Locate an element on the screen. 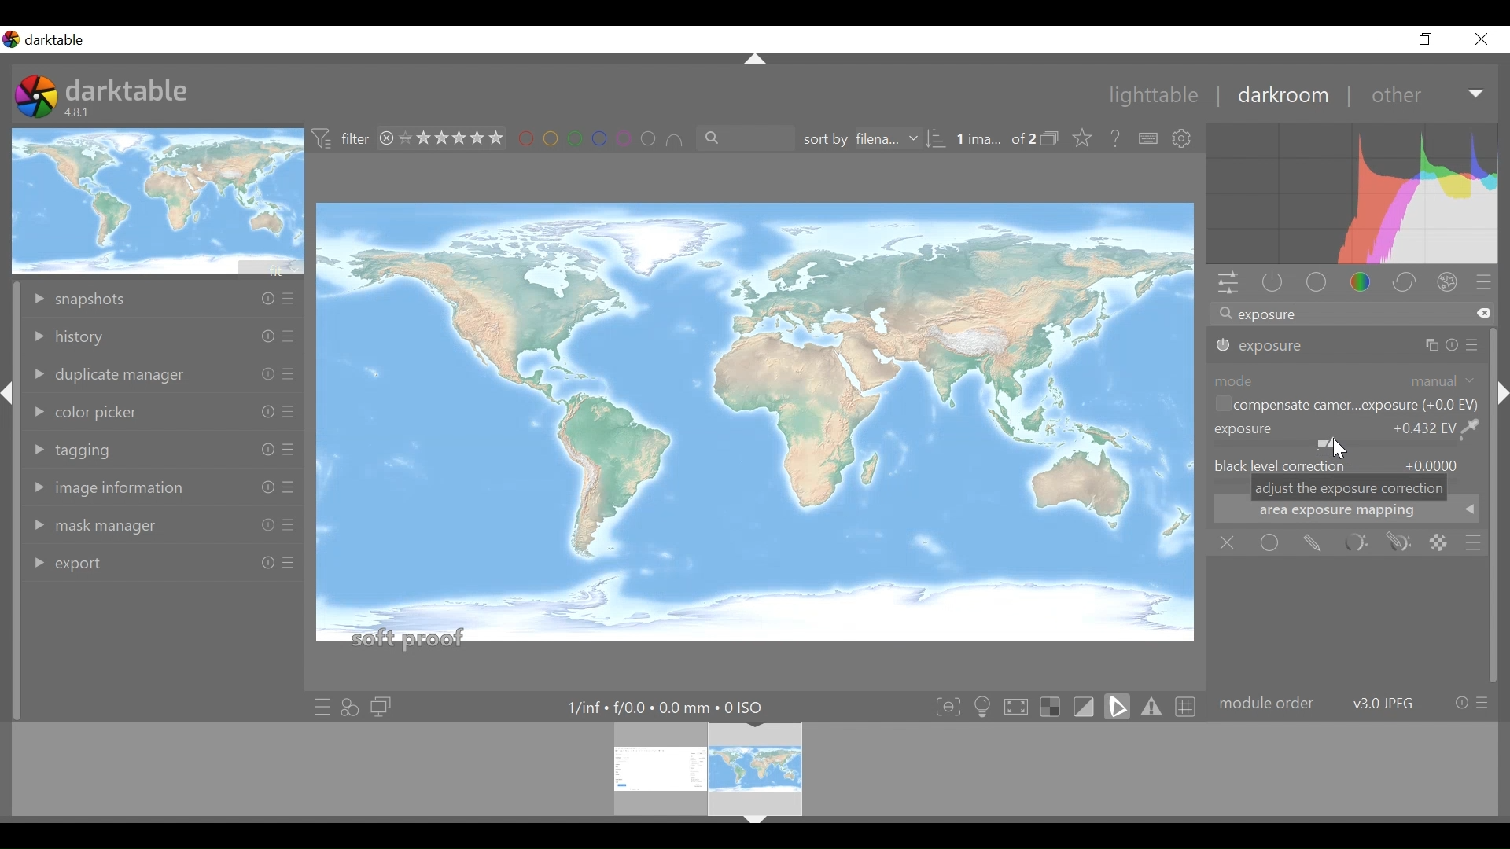 The image size is (1510, 849). search module by name or  tag is located at coordinates (1350, 315).